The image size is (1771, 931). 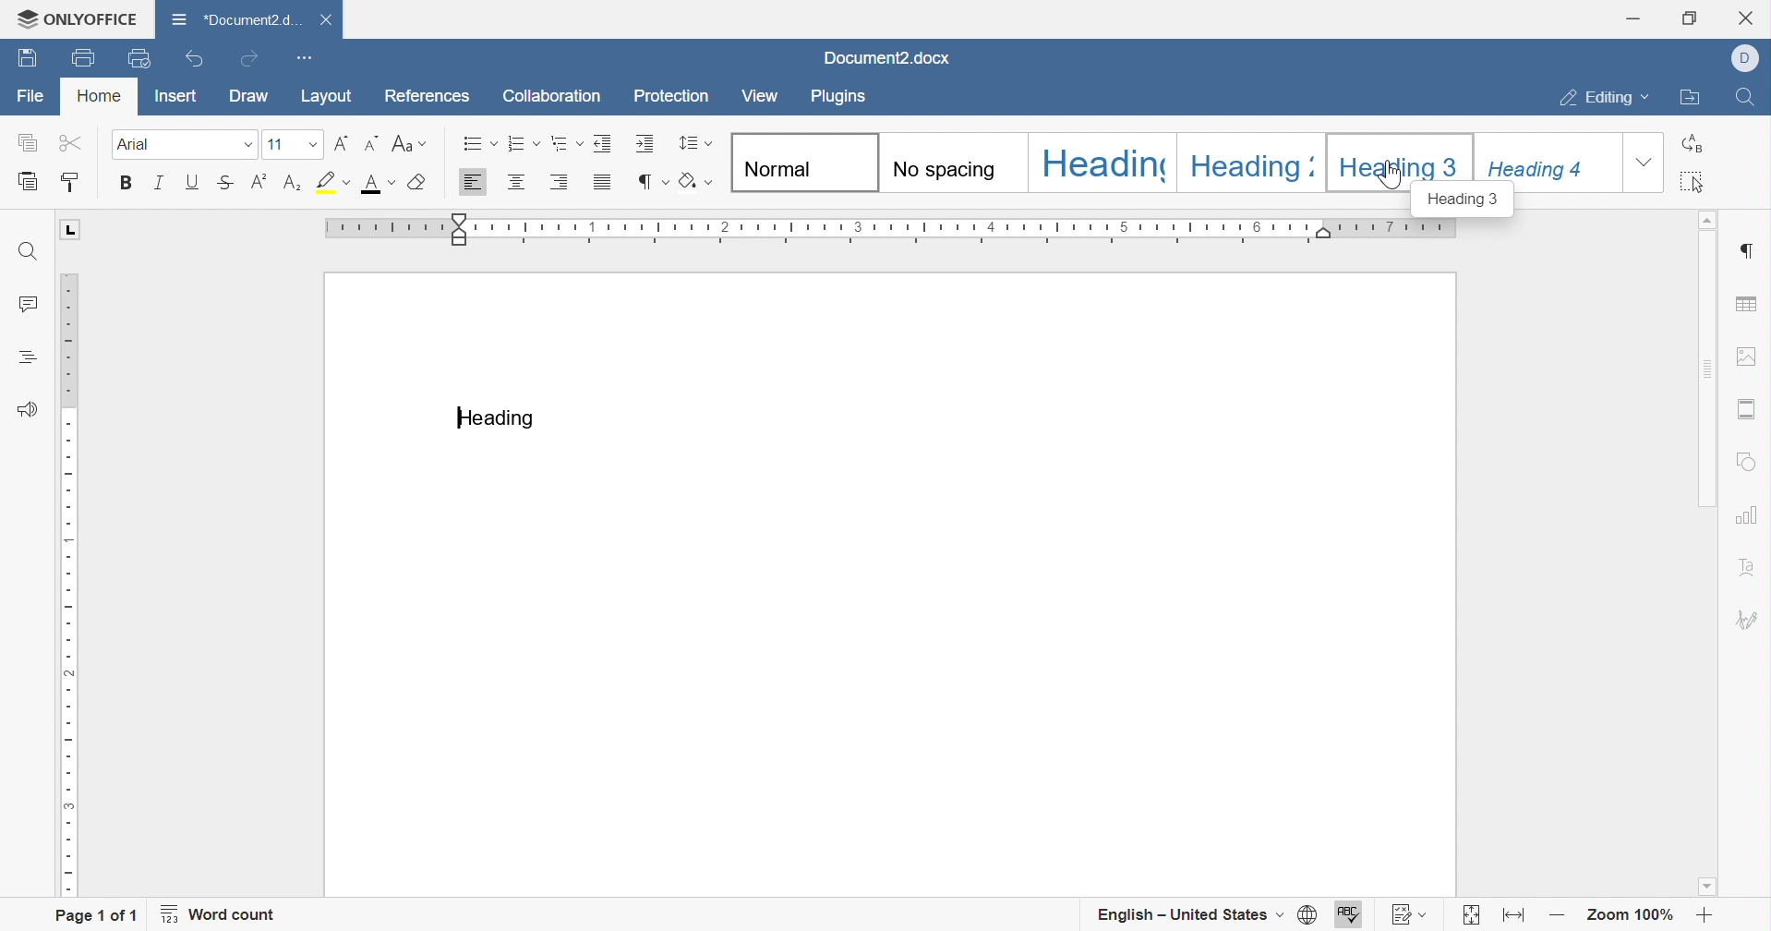 What do you see at coordinates (1473, 915) in the screenshot?
I see `Fit to slide` at bounding box center [1473, 915].